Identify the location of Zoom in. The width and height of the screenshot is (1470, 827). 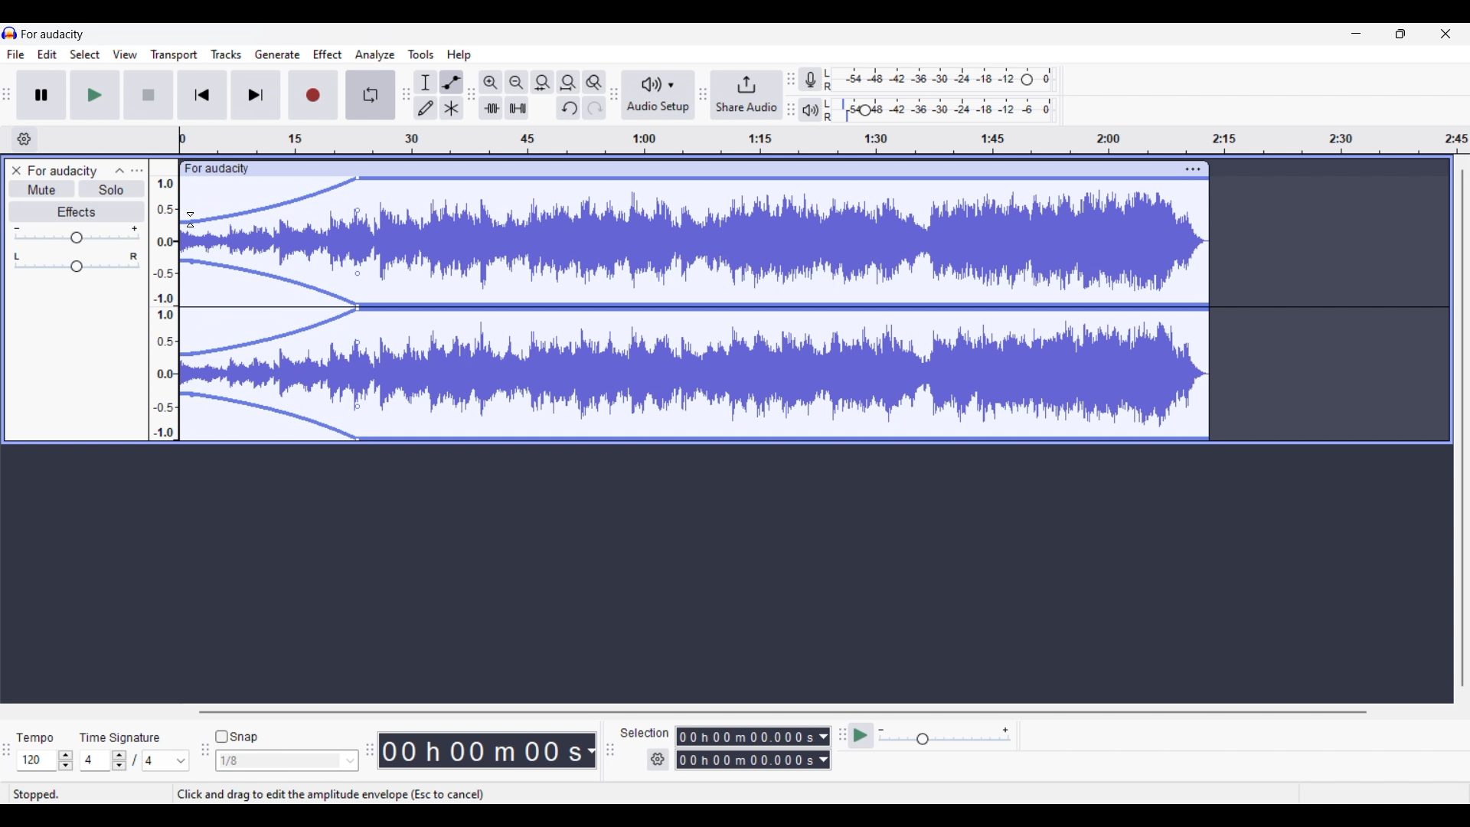
(491, 82).